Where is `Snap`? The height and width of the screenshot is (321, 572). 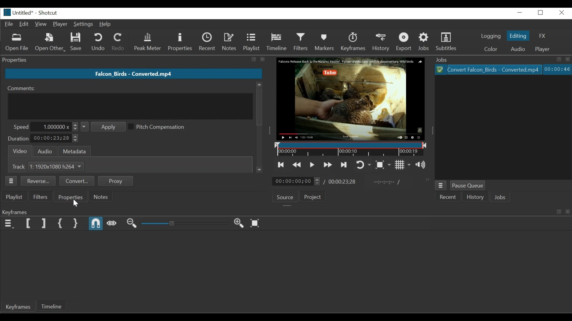 Snap is located at coordinates (96, 224).